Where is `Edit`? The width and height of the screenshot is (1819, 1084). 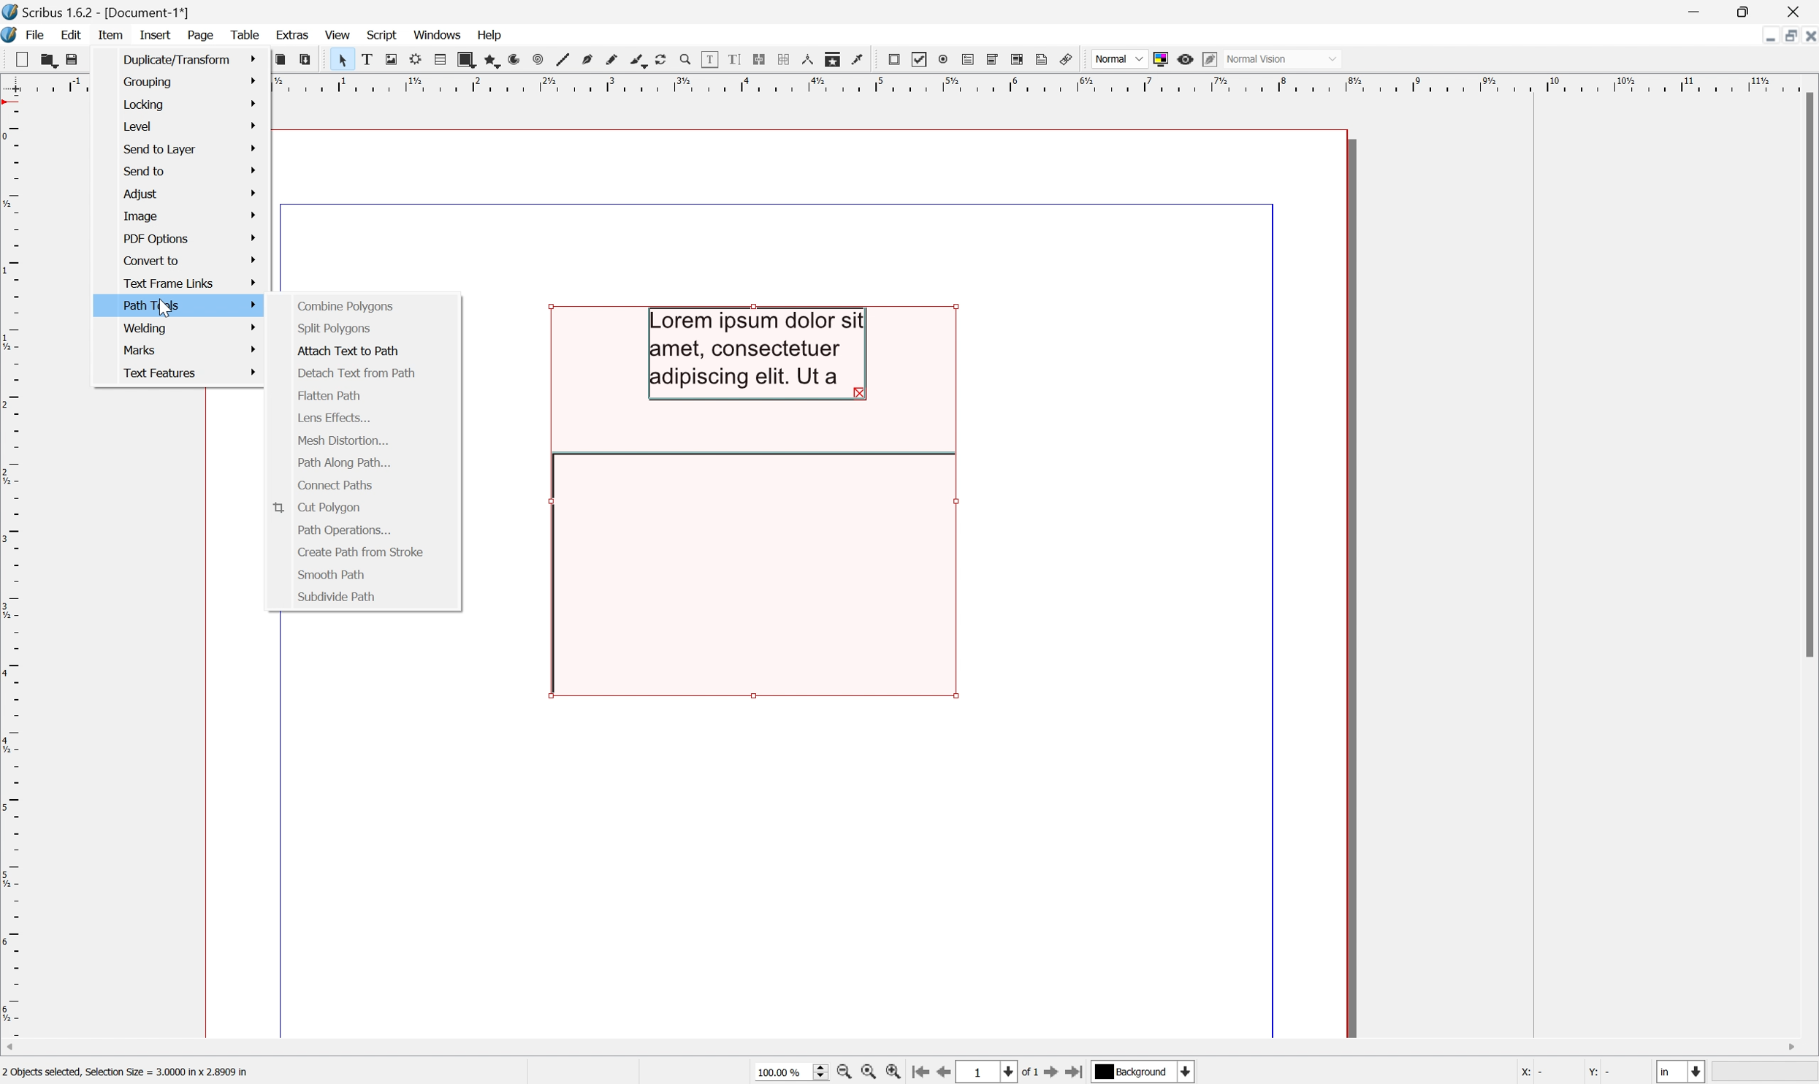
Edit is located at coordinates (69, 36).